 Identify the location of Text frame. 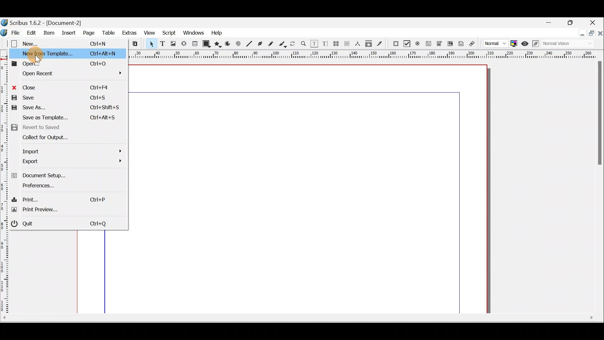
(163, 45).